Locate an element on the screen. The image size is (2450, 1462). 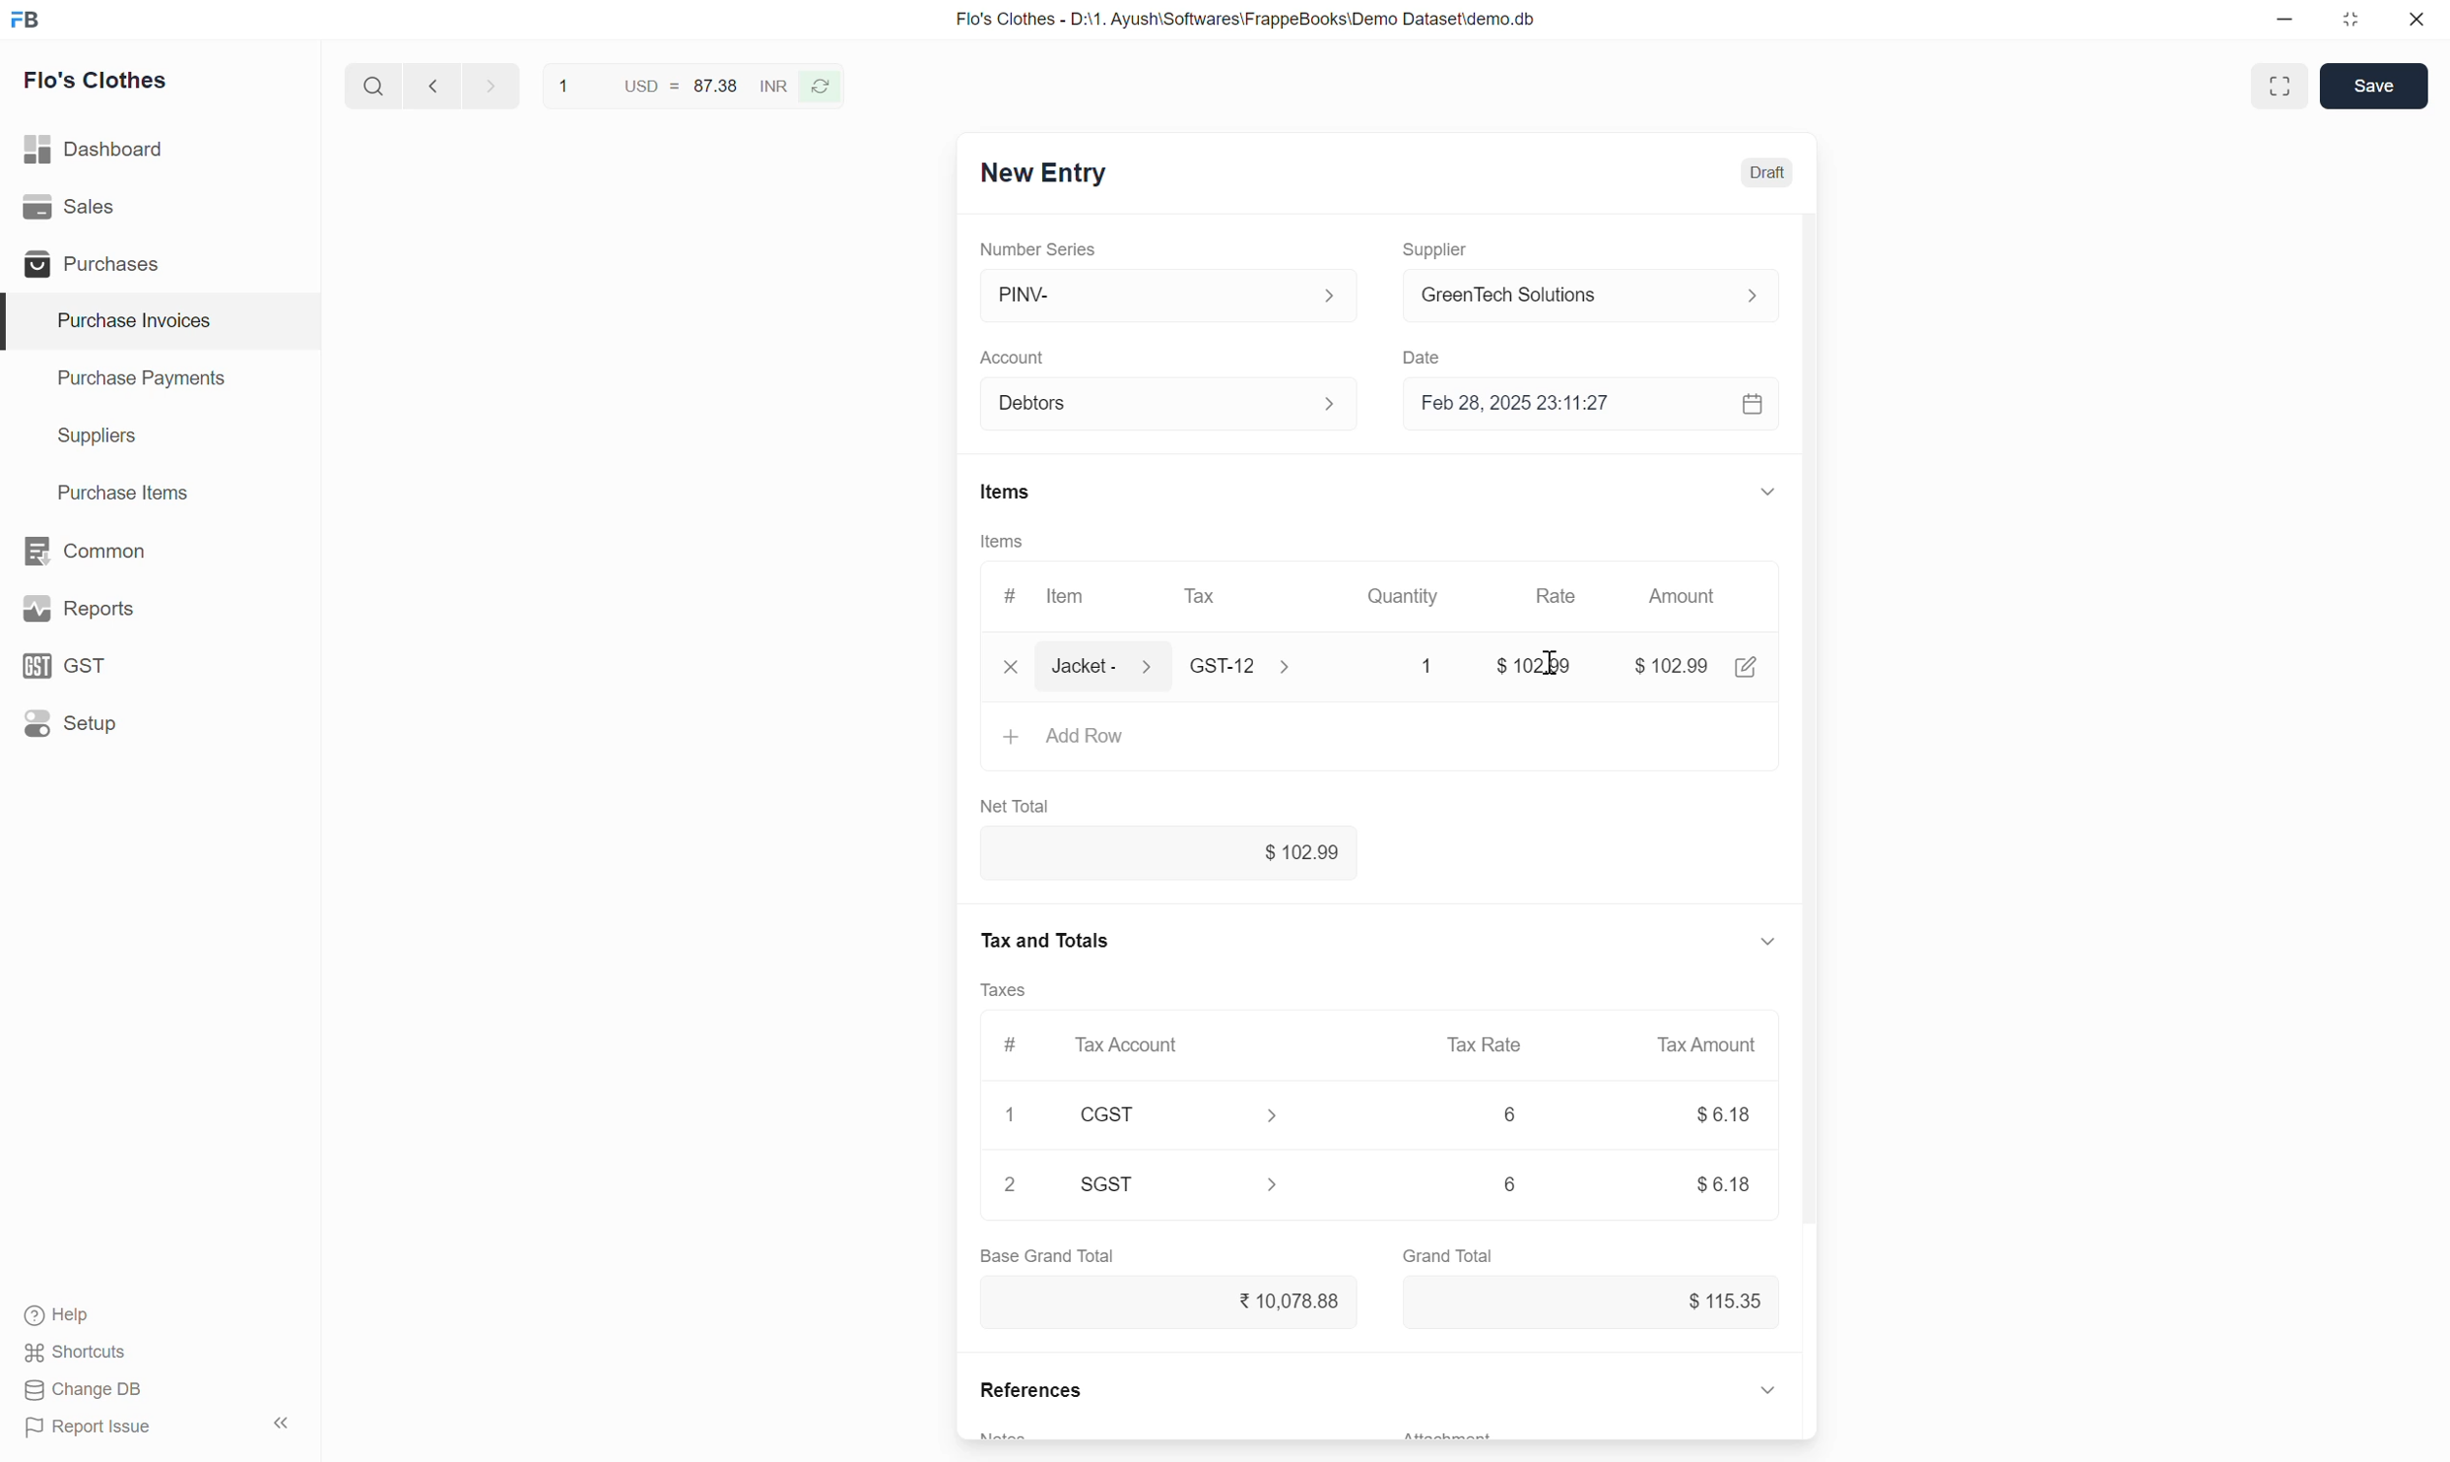
Common is located at coordinates (161, 551).